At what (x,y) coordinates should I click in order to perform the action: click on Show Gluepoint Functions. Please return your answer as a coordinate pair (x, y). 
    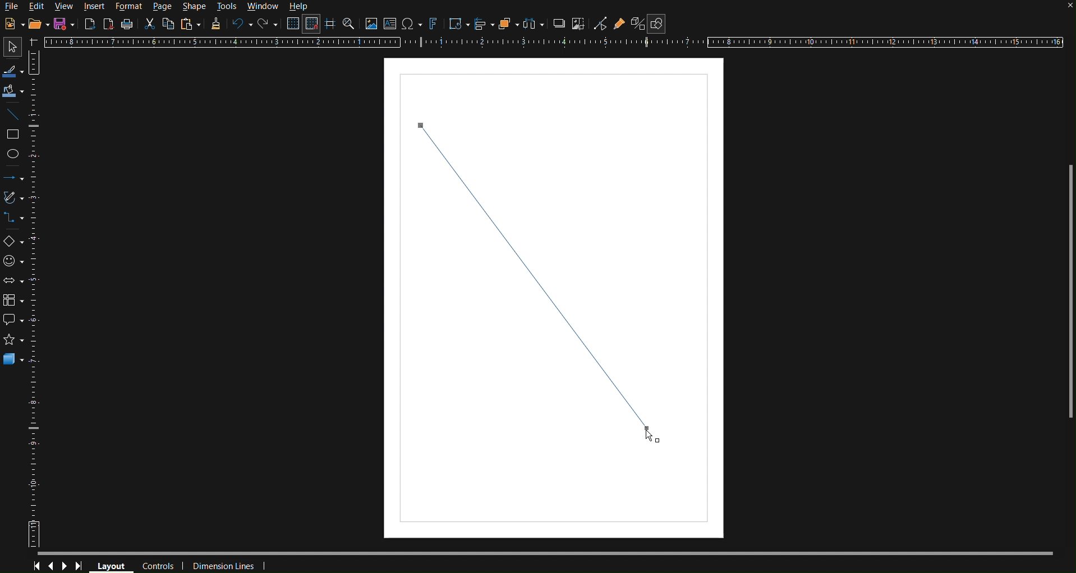
    Looking at the image, I should click on (619, 23).